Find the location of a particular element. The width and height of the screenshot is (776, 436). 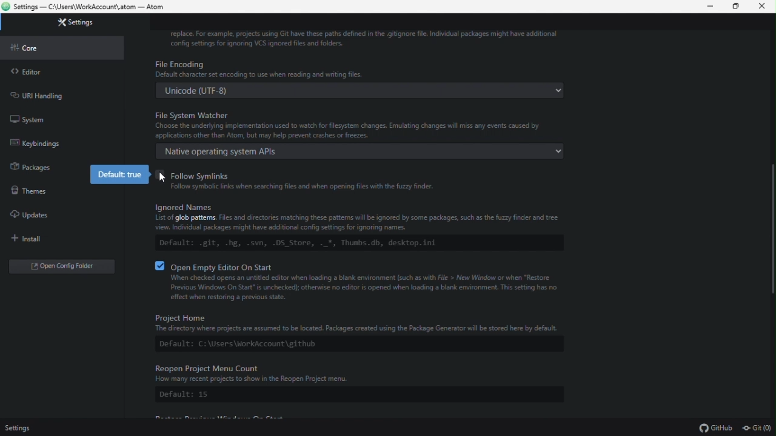

File name and file path is located at coordinates (86, 7).